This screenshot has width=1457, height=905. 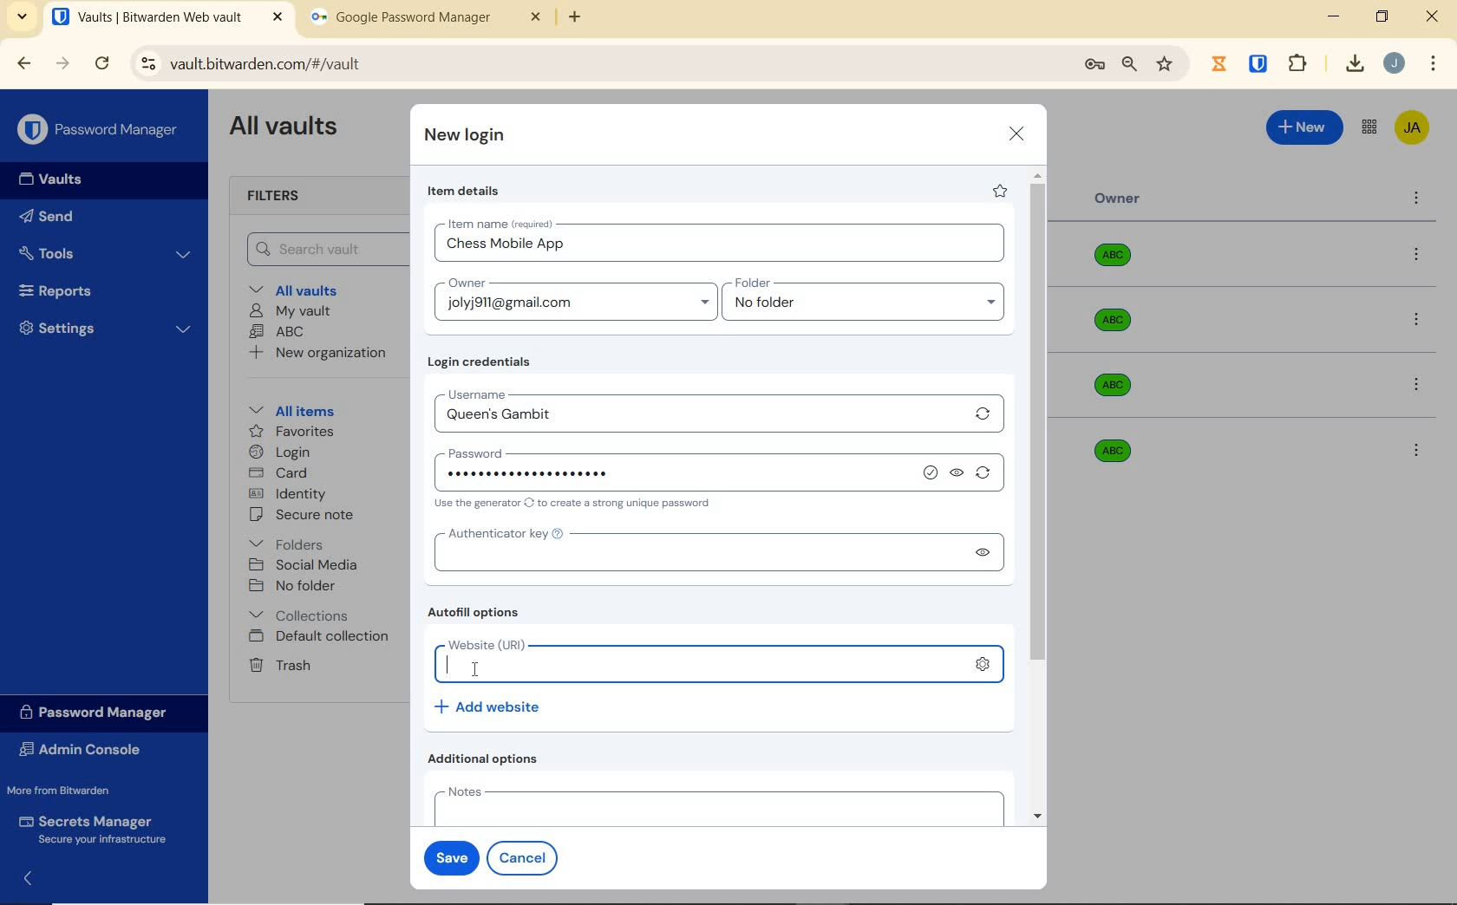 What do you see at coordinates (958, 474) in the screenshot?
I see `unhide` at bounding box center [958, 474].